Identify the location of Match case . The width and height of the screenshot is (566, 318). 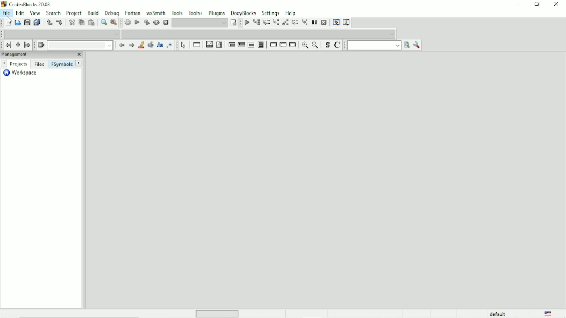
(160, 45).